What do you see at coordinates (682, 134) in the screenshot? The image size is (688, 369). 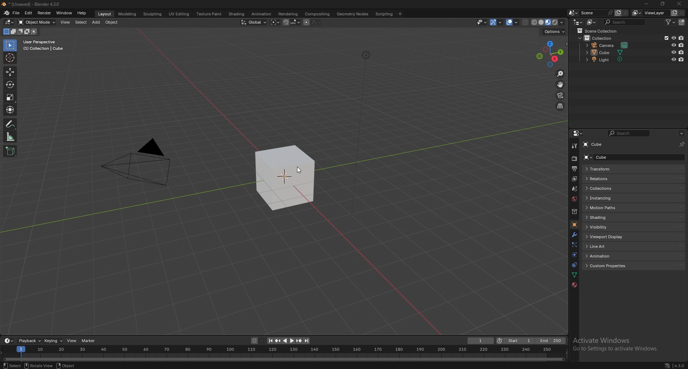 I see `options` at bounding box center [682, 134].